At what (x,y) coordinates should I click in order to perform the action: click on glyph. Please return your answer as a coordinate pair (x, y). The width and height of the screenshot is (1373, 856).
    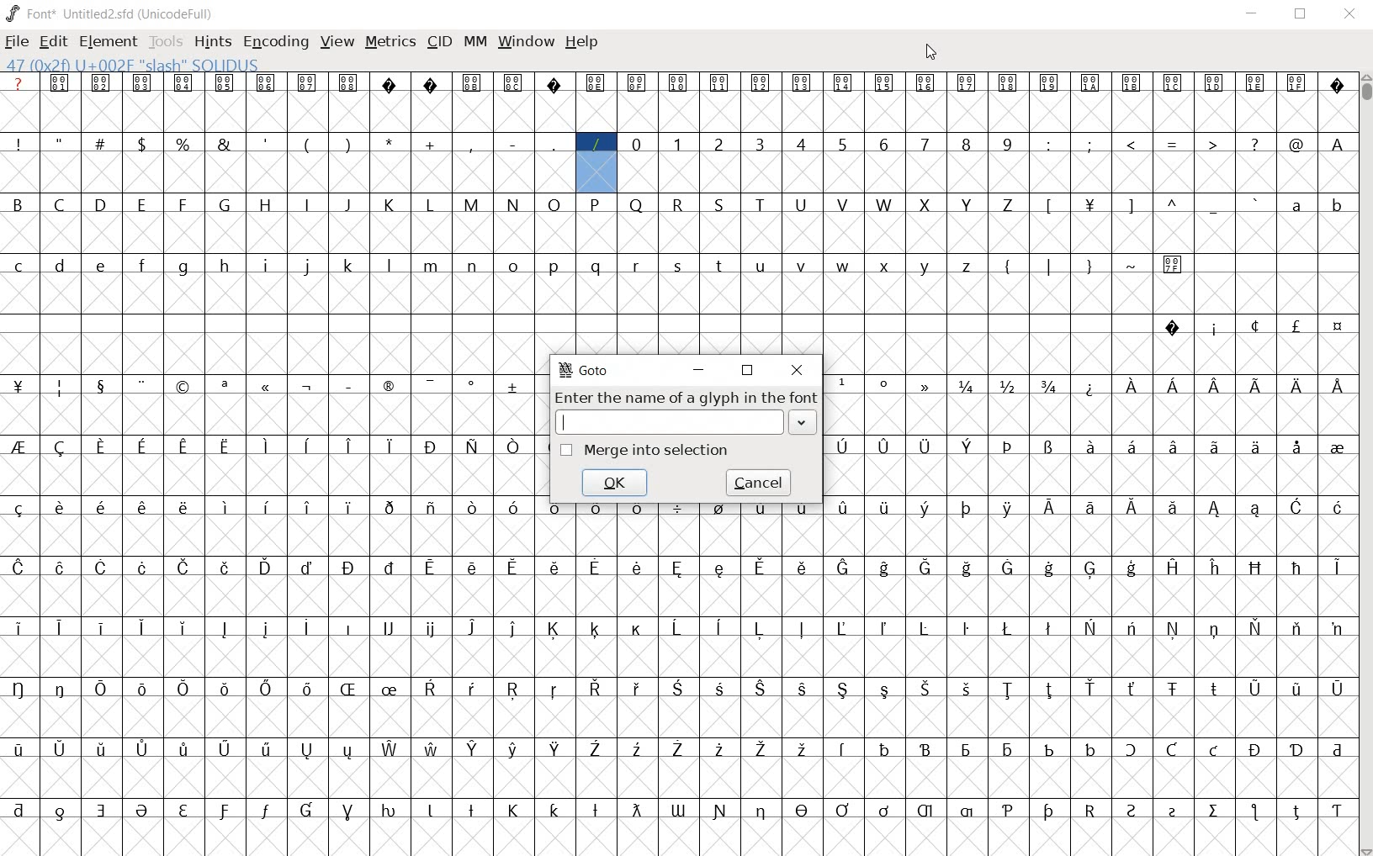
    Looking at the image, I should click on (1132, 82).